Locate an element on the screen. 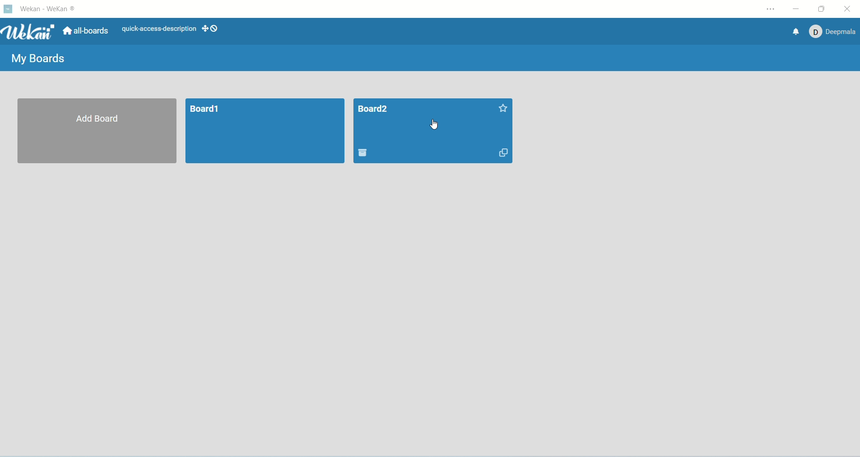 The image size is (860, 457). notification is located at coordinates (796, 32).